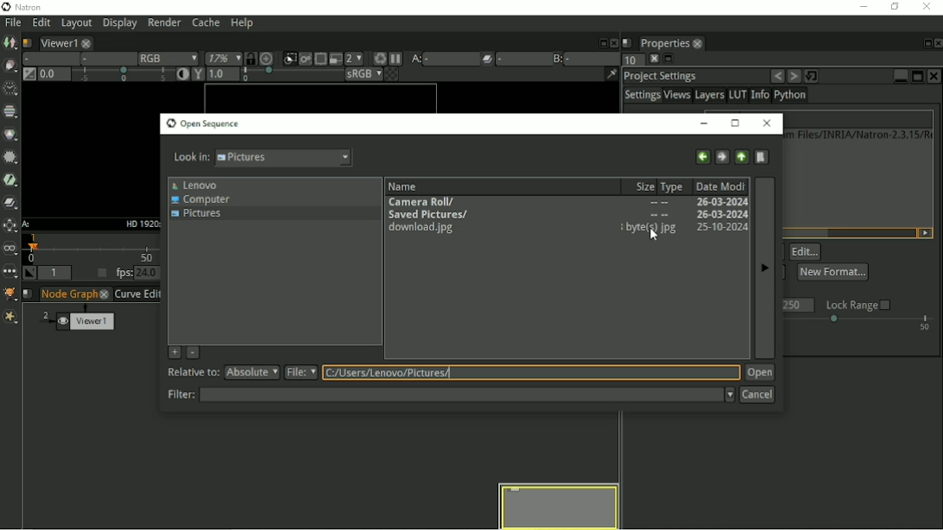  What do you see at coordinates (642, 186) in the screenshot?
I see `Size` at bounding box center [642, 186].